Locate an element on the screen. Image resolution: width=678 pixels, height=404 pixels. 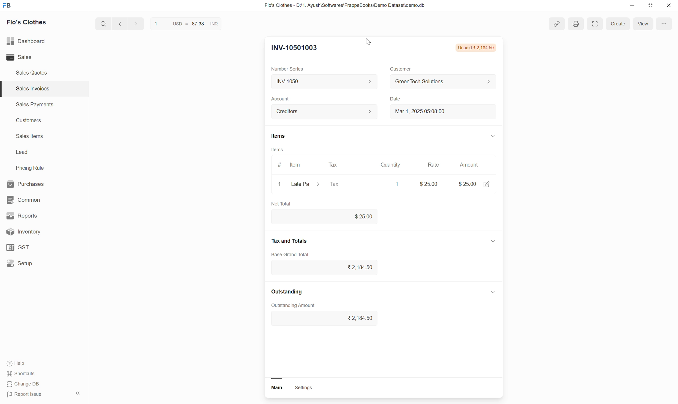
resize  is located at coordinates (653, 7).